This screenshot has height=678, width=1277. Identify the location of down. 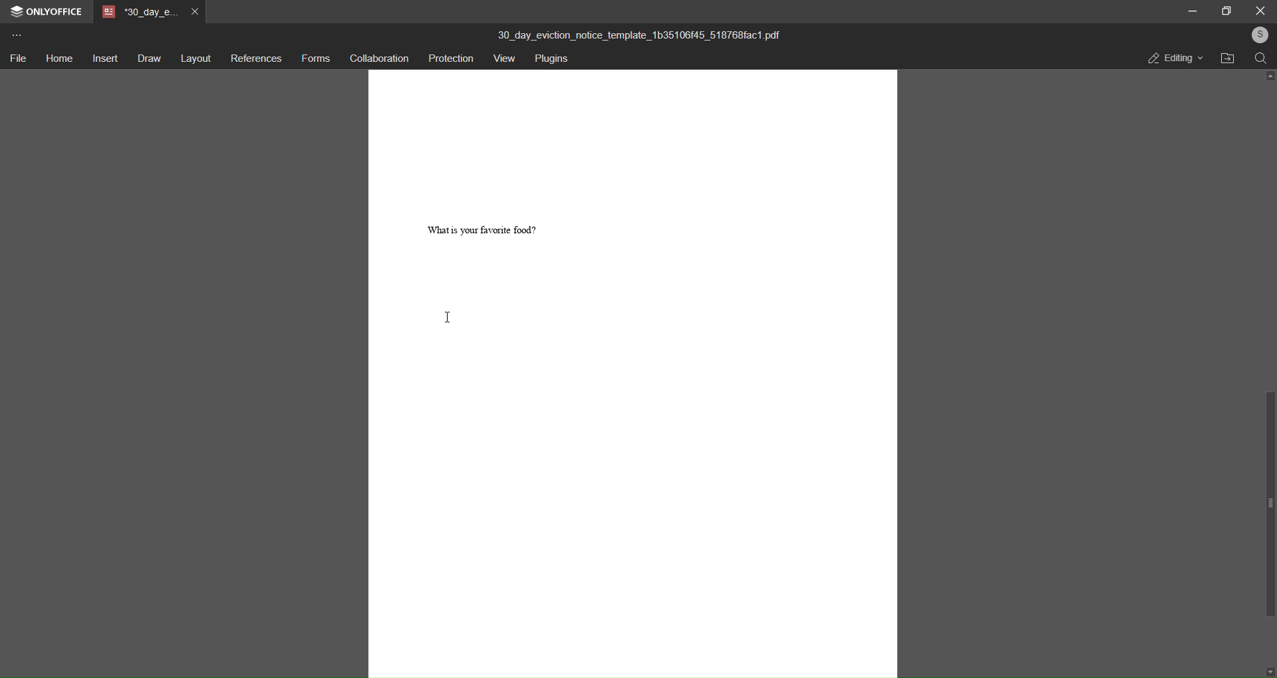
(1269, 670).